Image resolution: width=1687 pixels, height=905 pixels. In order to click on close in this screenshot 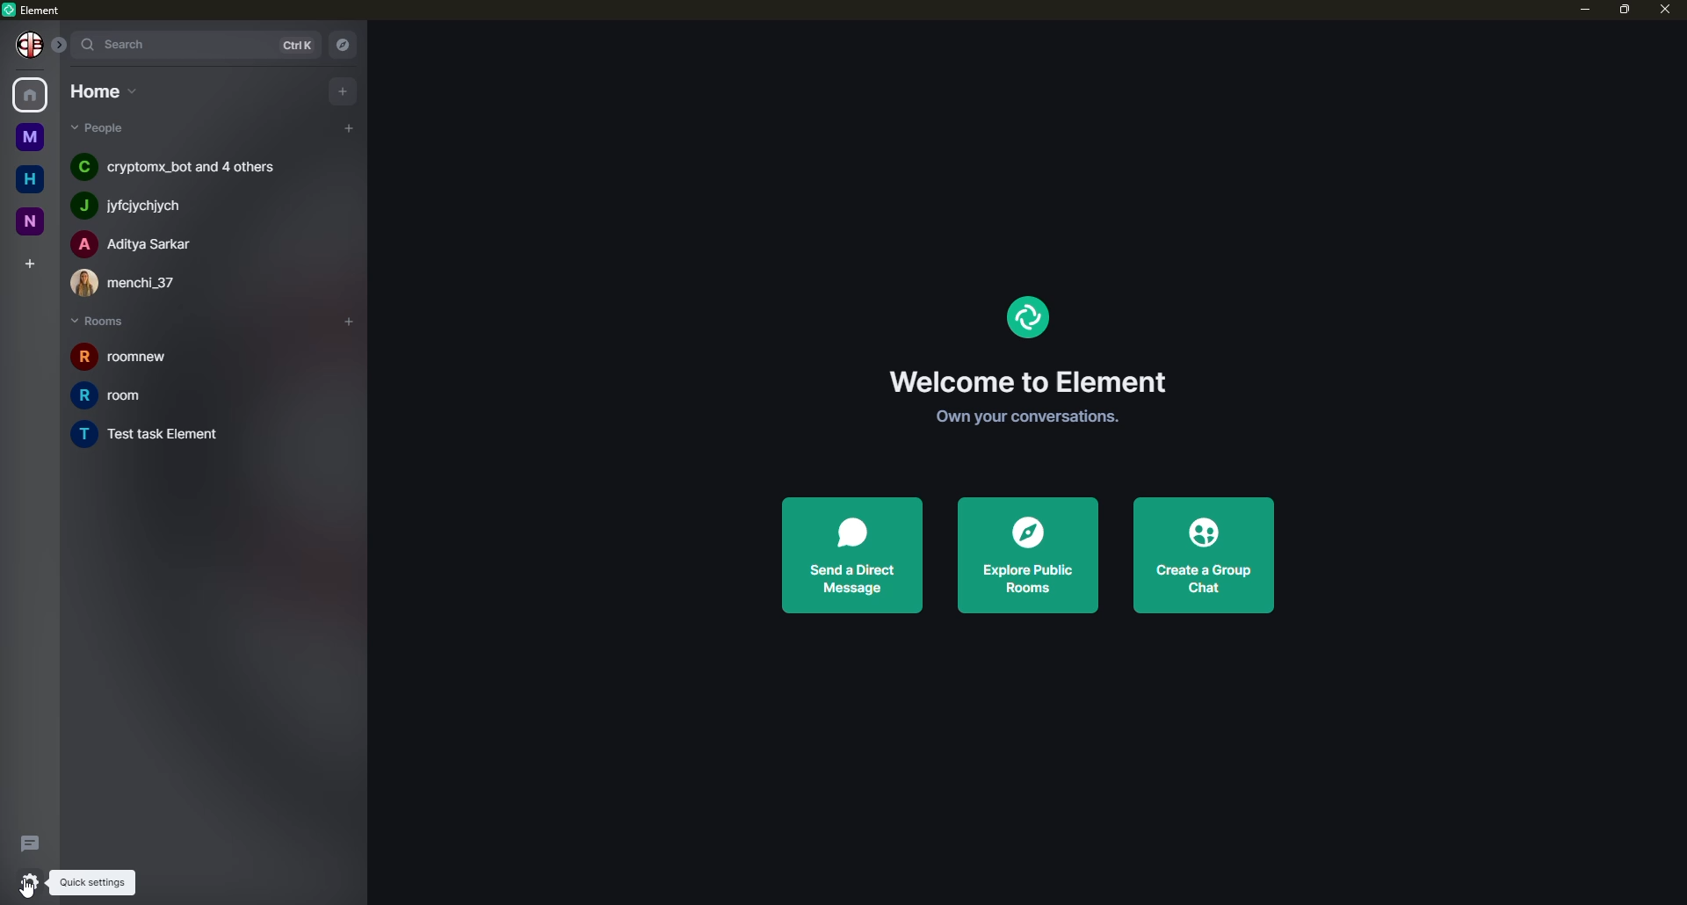, I will do `click(1664, 11)`.